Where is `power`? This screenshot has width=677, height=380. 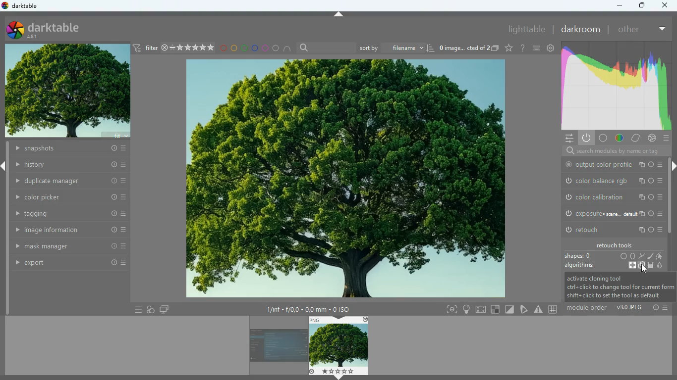 power is located at coordinates (586, 139).